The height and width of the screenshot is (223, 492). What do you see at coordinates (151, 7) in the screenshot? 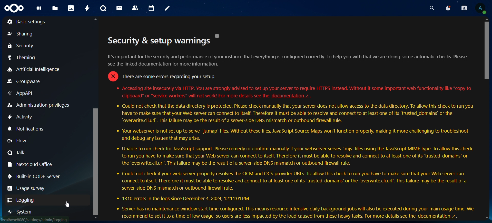
I see `calendar` at bounding box center [151, 7].